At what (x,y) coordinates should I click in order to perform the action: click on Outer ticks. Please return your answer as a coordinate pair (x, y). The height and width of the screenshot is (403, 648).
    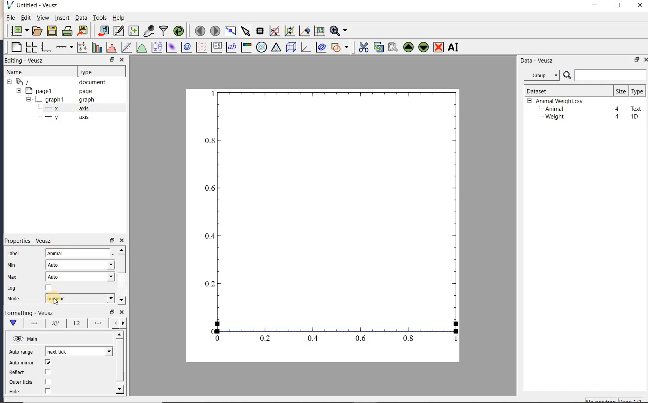
    Looking at the image, I should click on (22, 382).